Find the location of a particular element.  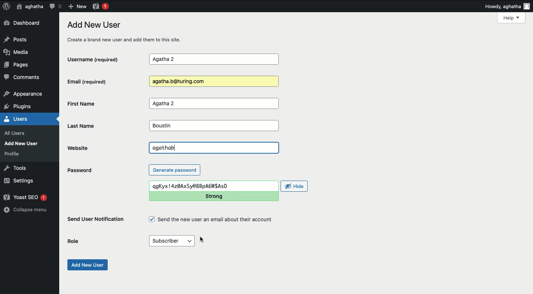

Boustin is located at coordinates (213, 126).